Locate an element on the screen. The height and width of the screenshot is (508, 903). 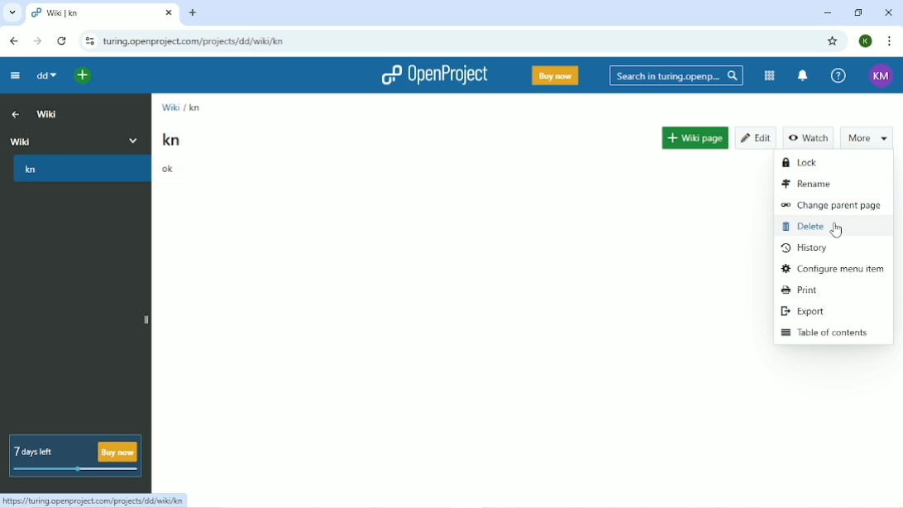
Reload this page is located at coordinates (60, 41).